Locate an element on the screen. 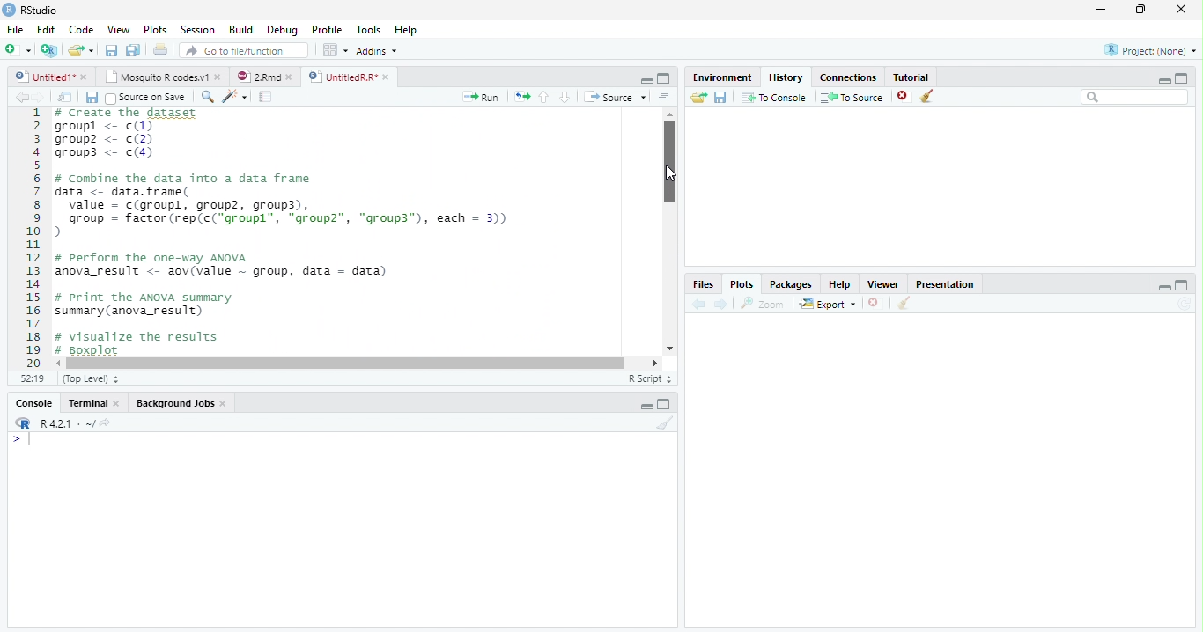 Image resolution: width=1203 pixels, height=632 pixels. Maximize is located at coordinates (665, 406).